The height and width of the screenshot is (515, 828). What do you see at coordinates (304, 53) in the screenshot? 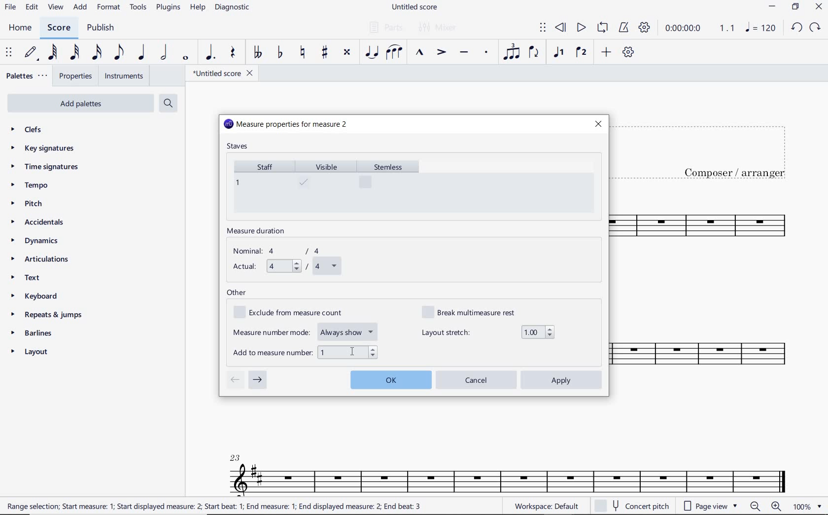
I see `TOGGLE NATURAL` at bounding box center [304, 53].